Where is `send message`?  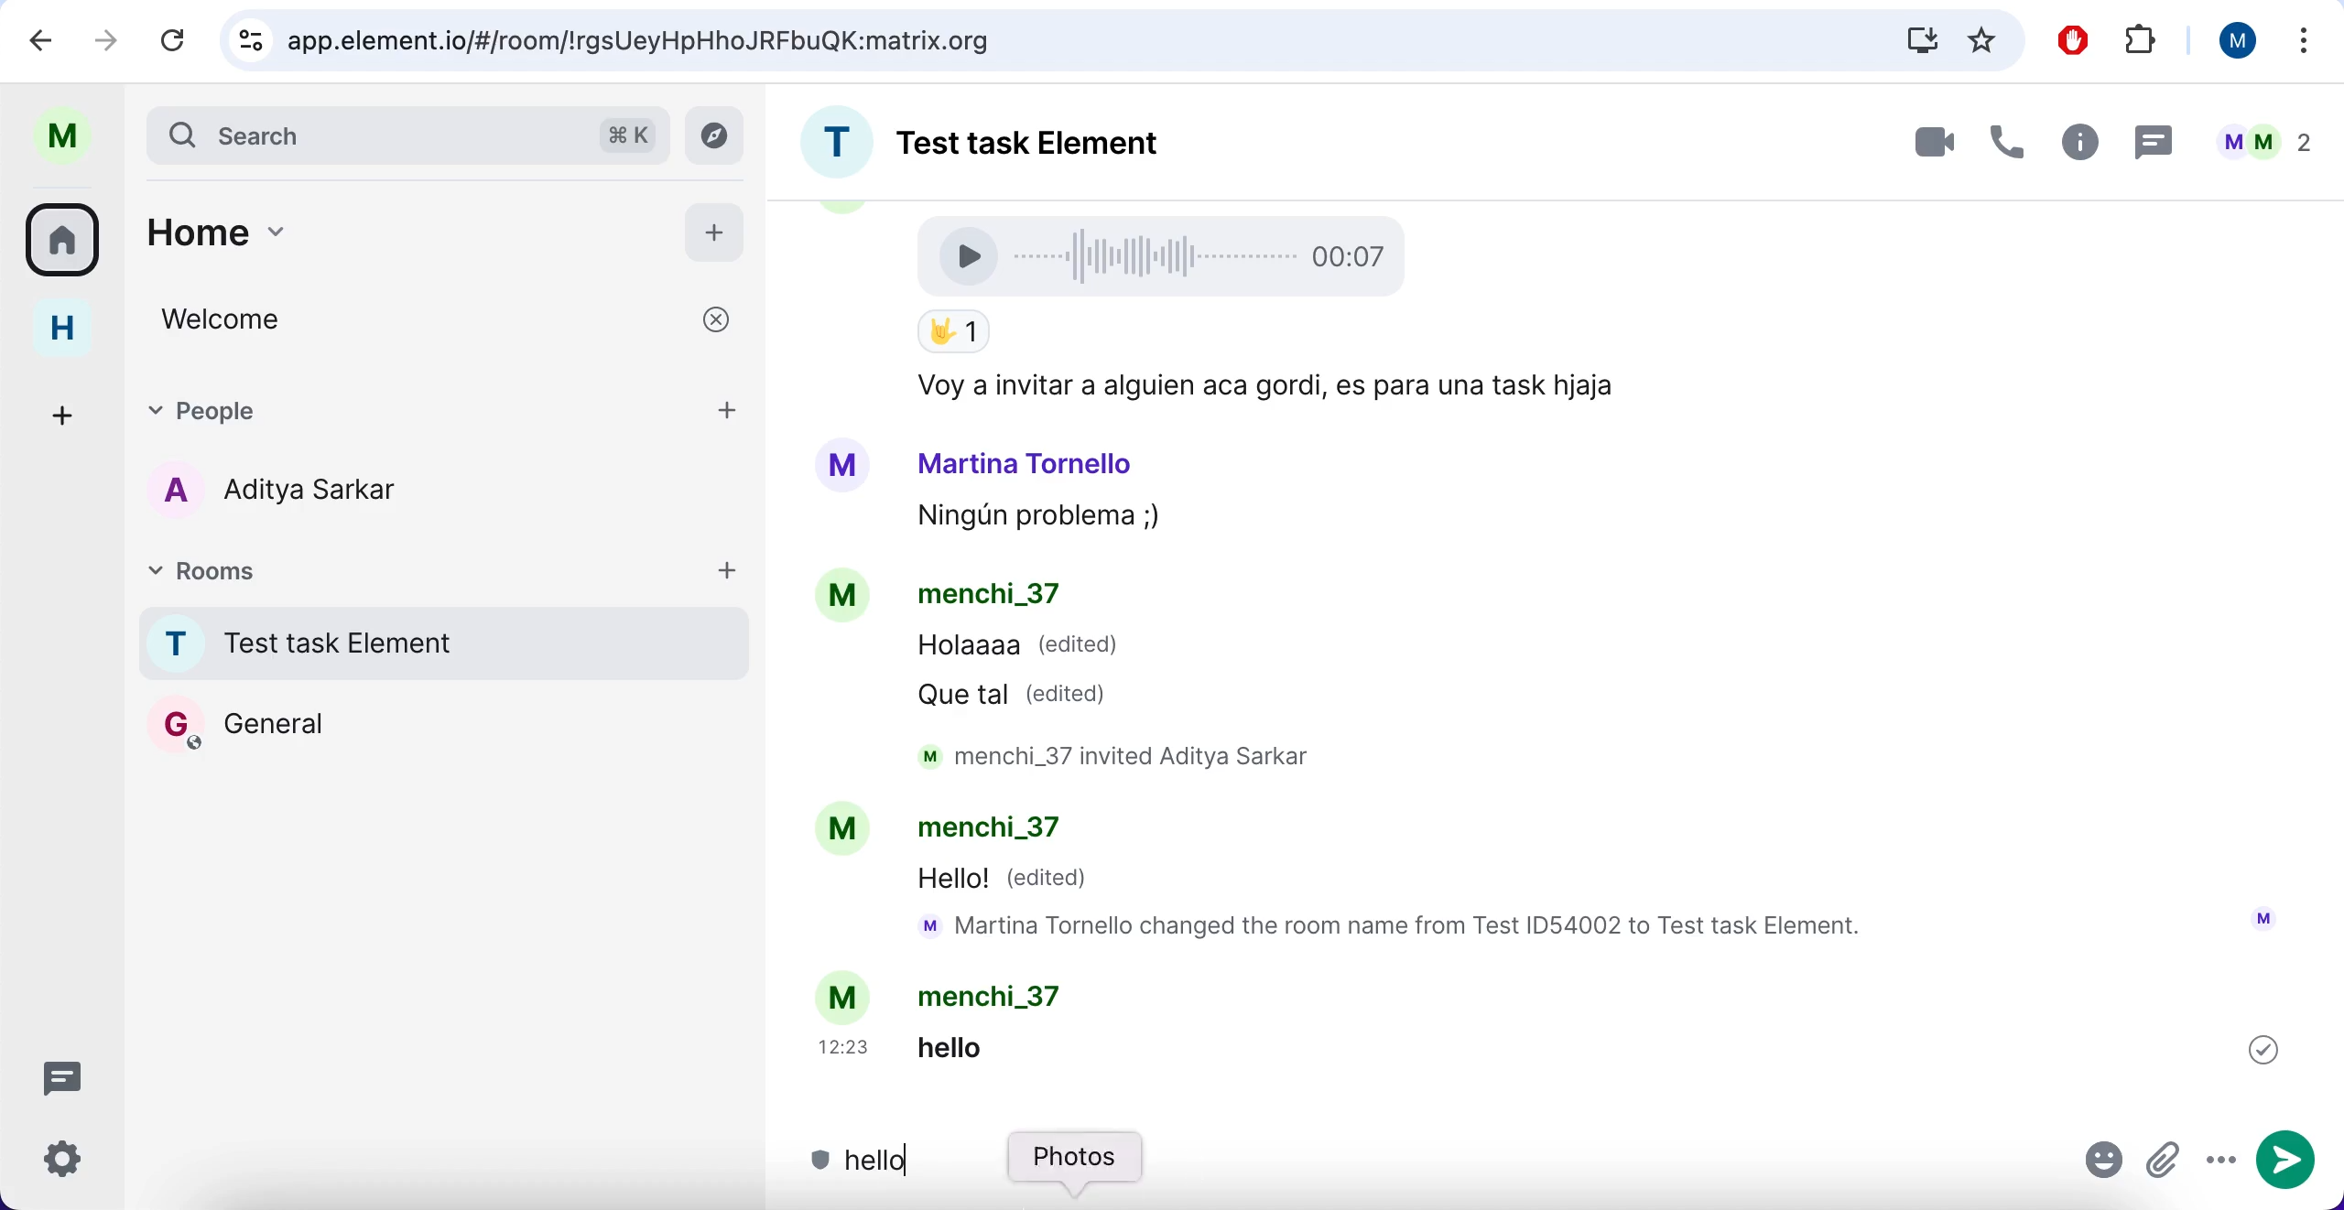
send message is located at coordinates (2290, 1161).